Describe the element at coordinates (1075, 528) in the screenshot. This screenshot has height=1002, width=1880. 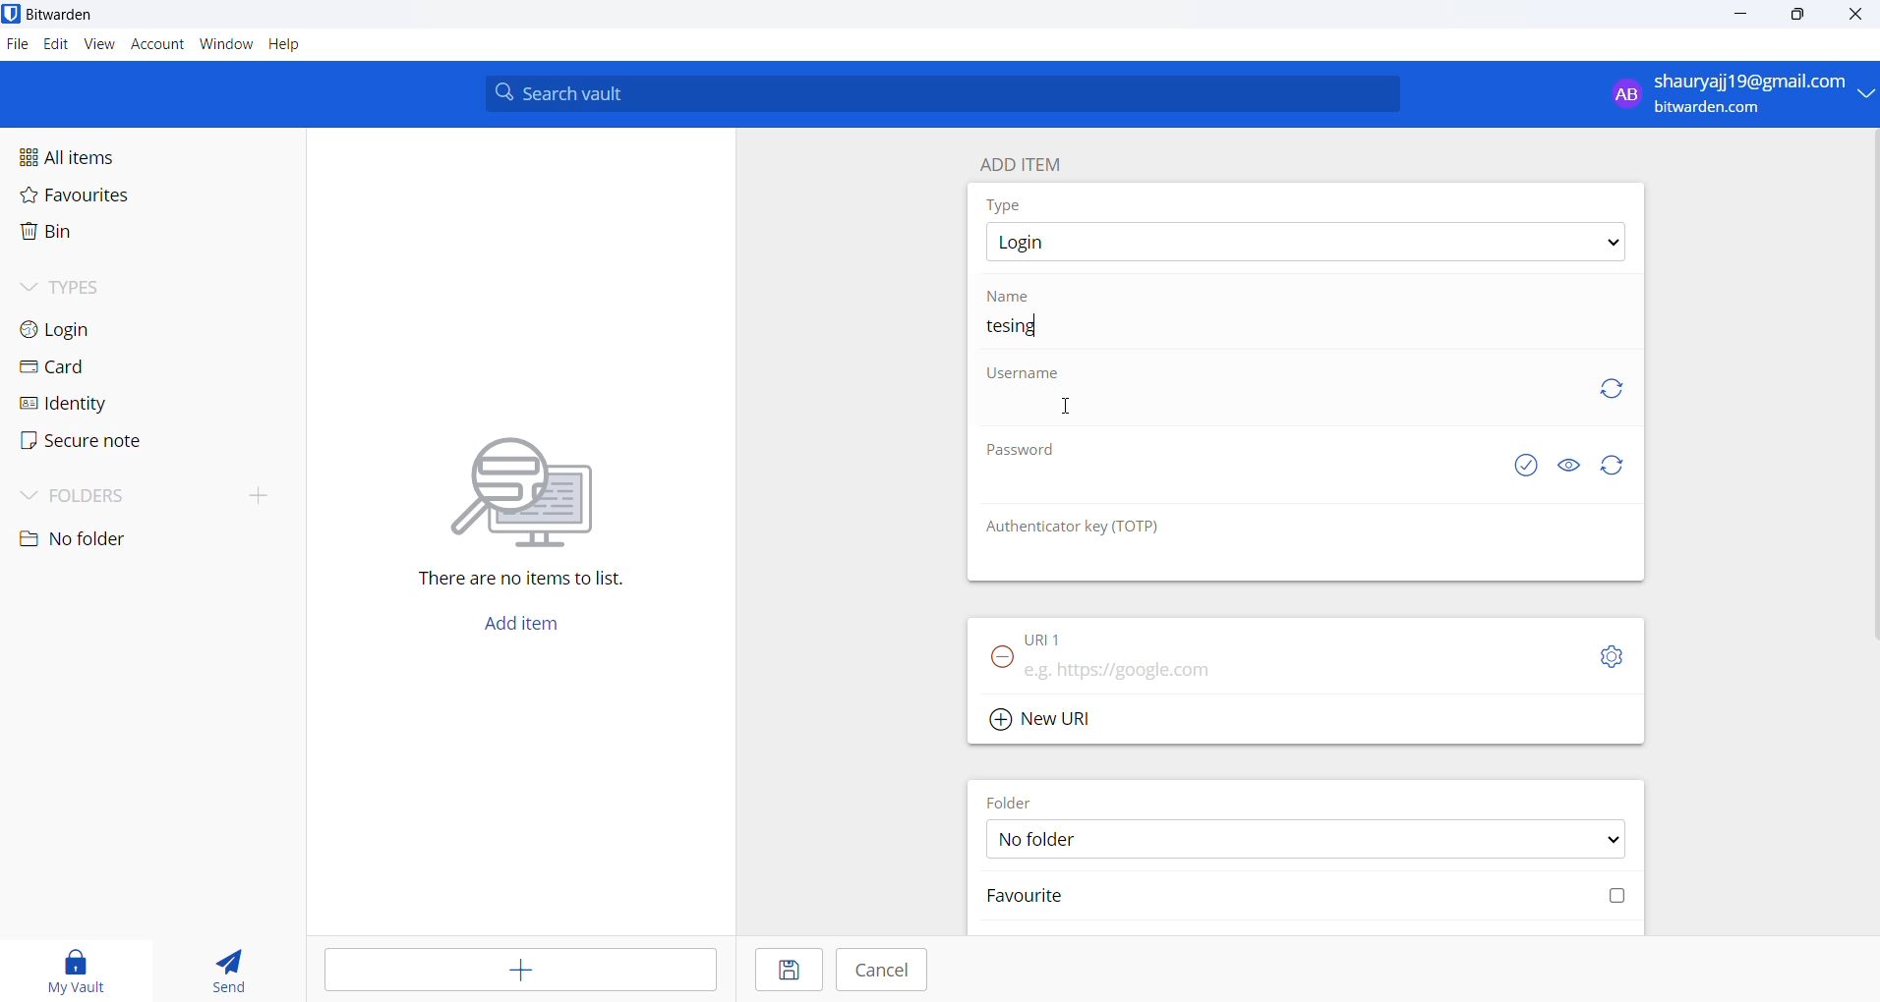
I see `Authenticator key(TOTP)` at that location.